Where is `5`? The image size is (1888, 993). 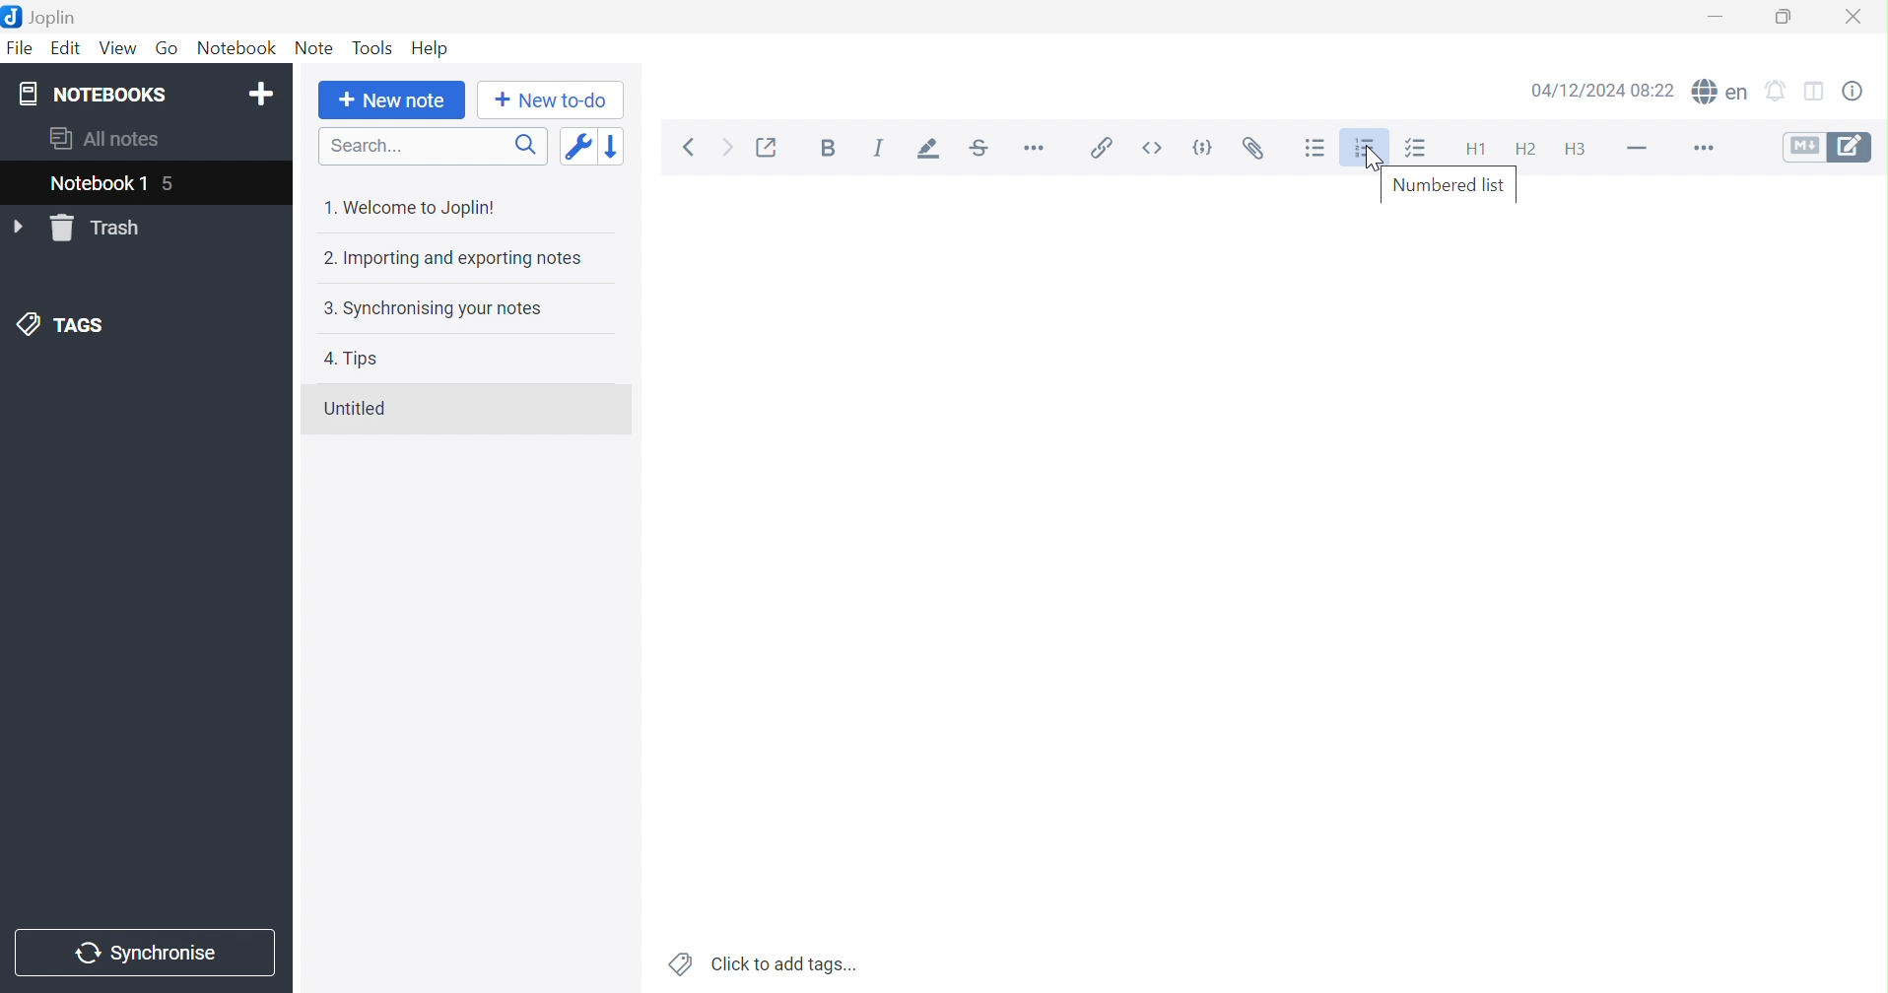 5 is located at coordinates (178, 185).